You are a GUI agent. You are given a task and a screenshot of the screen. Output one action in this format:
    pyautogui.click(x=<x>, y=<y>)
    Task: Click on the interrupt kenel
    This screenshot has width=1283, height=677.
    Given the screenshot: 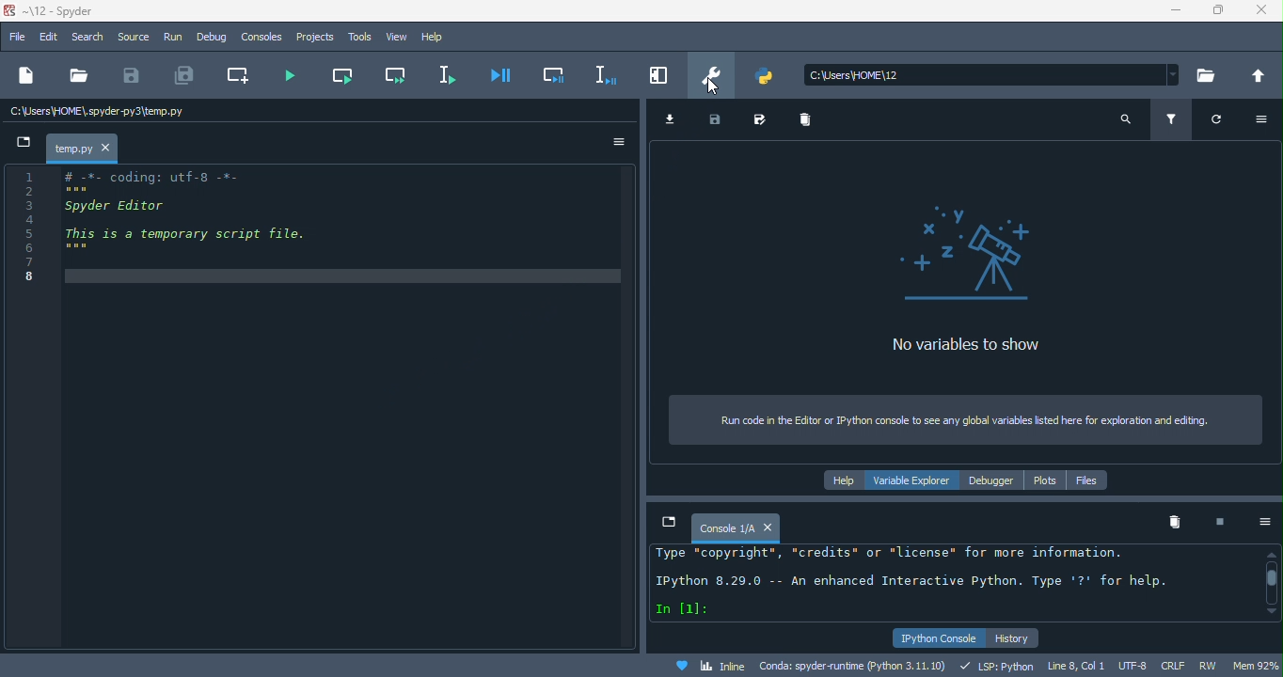 What is the action you would take?
    pyautogui.click(x=1212, y=523)
    